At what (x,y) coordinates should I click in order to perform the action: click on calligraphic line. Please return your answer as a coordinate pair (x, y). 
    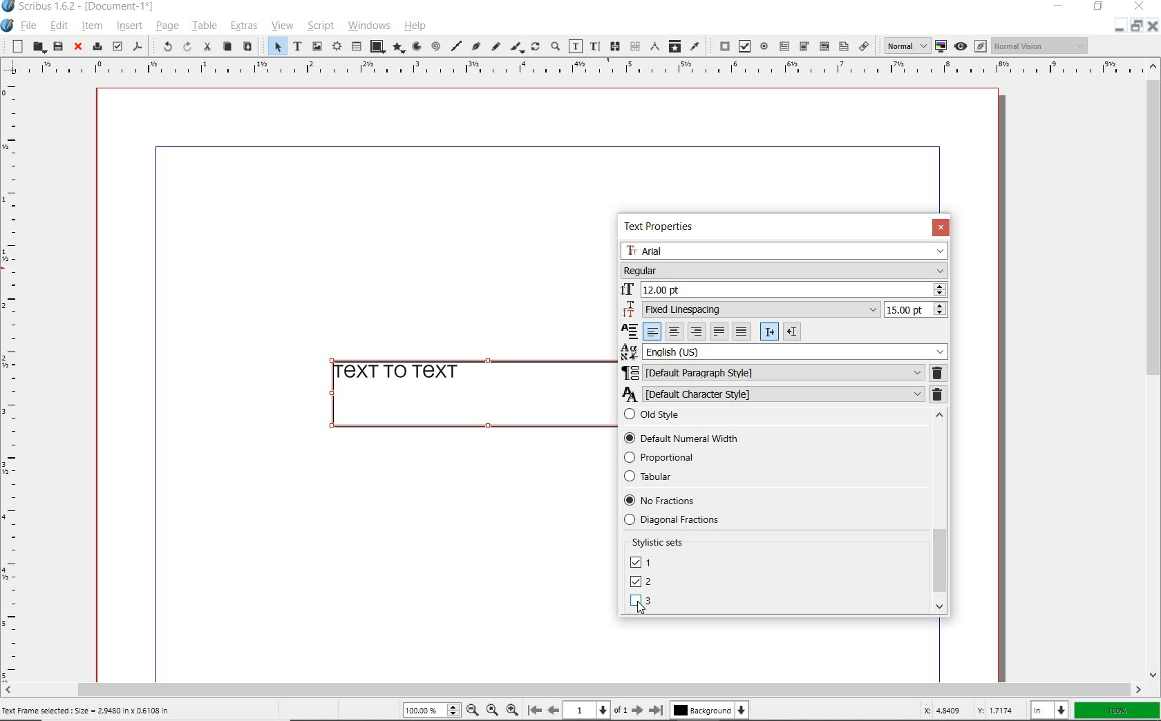
    Looking at the image, I should click on (517, 48).